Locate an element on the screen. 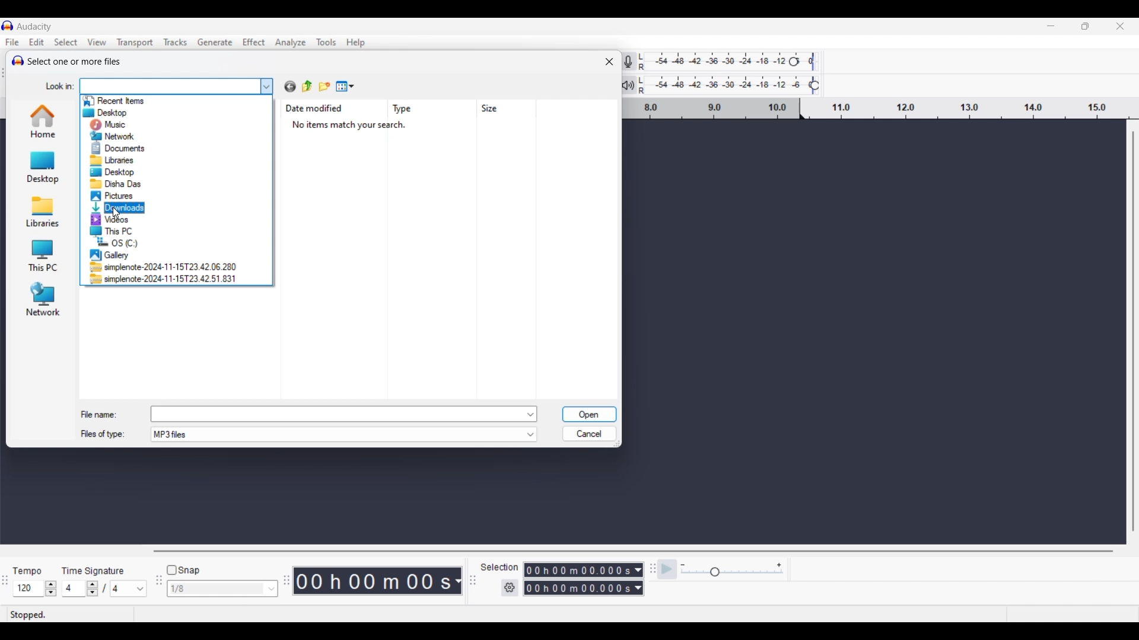 This screenshot has height=640, width=1139. Type column is located at coordinates (406, 109).